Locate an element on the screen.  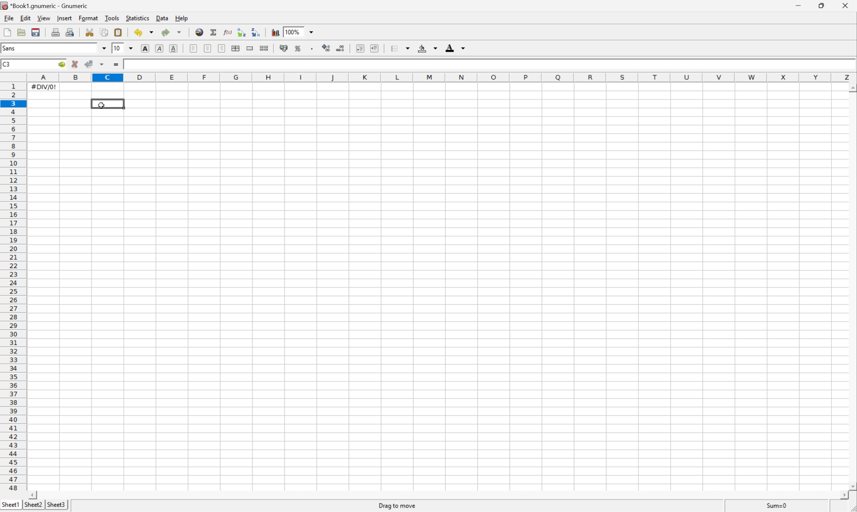
Drop down is located at coordinates (132, 48).